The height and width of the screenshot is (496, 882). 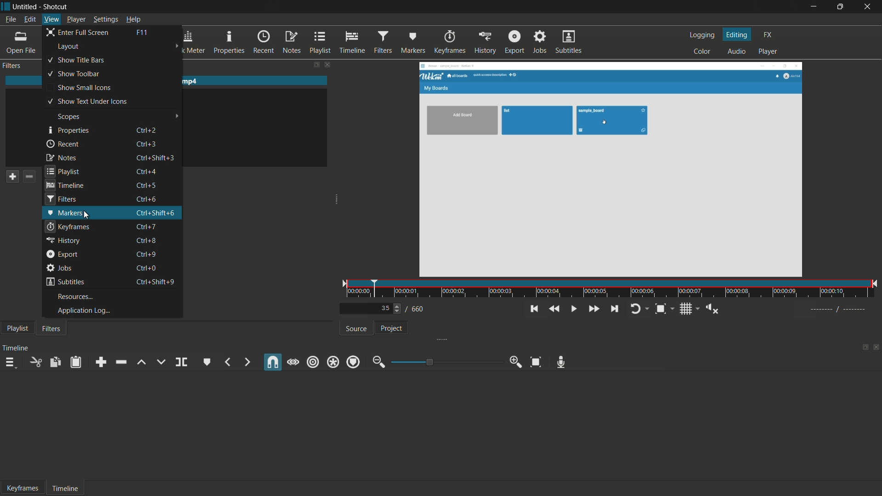 What do you see at coordinates (60, 268) in the screenshot?
I see `jobs` at bounding box center [60, 268].